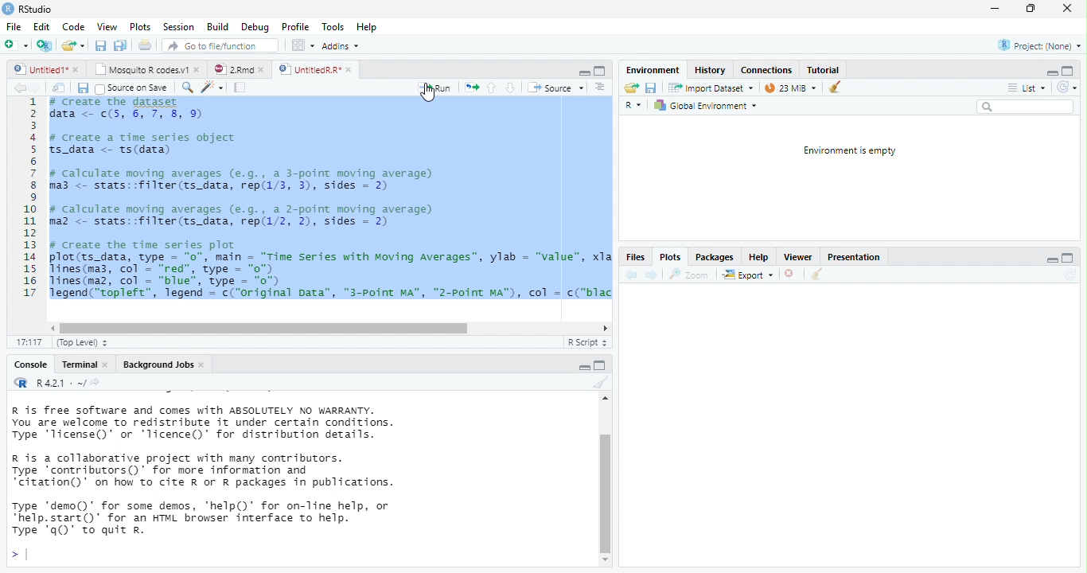  Describe the element at coordinates (1067, 88) in the screenshot. I see `Refresh` at that location.